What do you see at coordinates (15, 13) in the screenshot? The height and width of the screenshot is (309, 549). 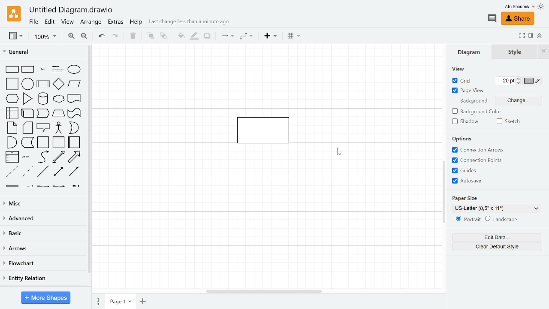 I see `Draw.io logo` at bounding box center [15, 13].